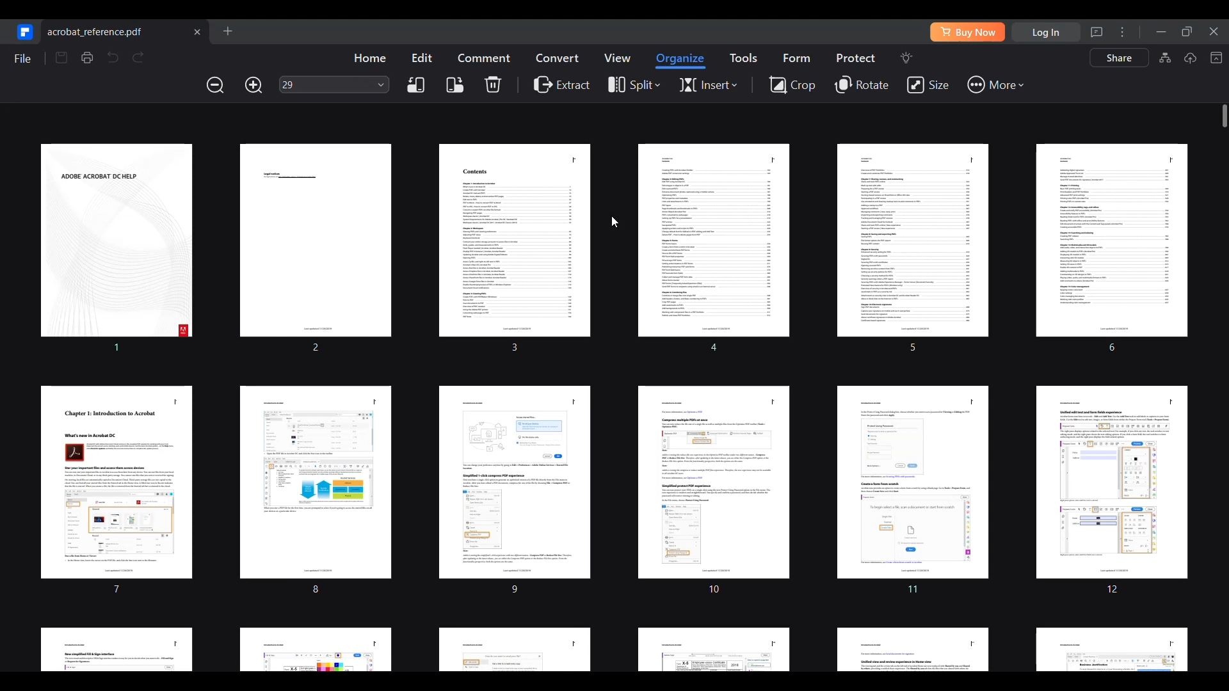 This screenshot has height=691, width=1229. Describe the element at coordinates (1046, 32) in the screenshot. I see `Log in using mail` at that location.